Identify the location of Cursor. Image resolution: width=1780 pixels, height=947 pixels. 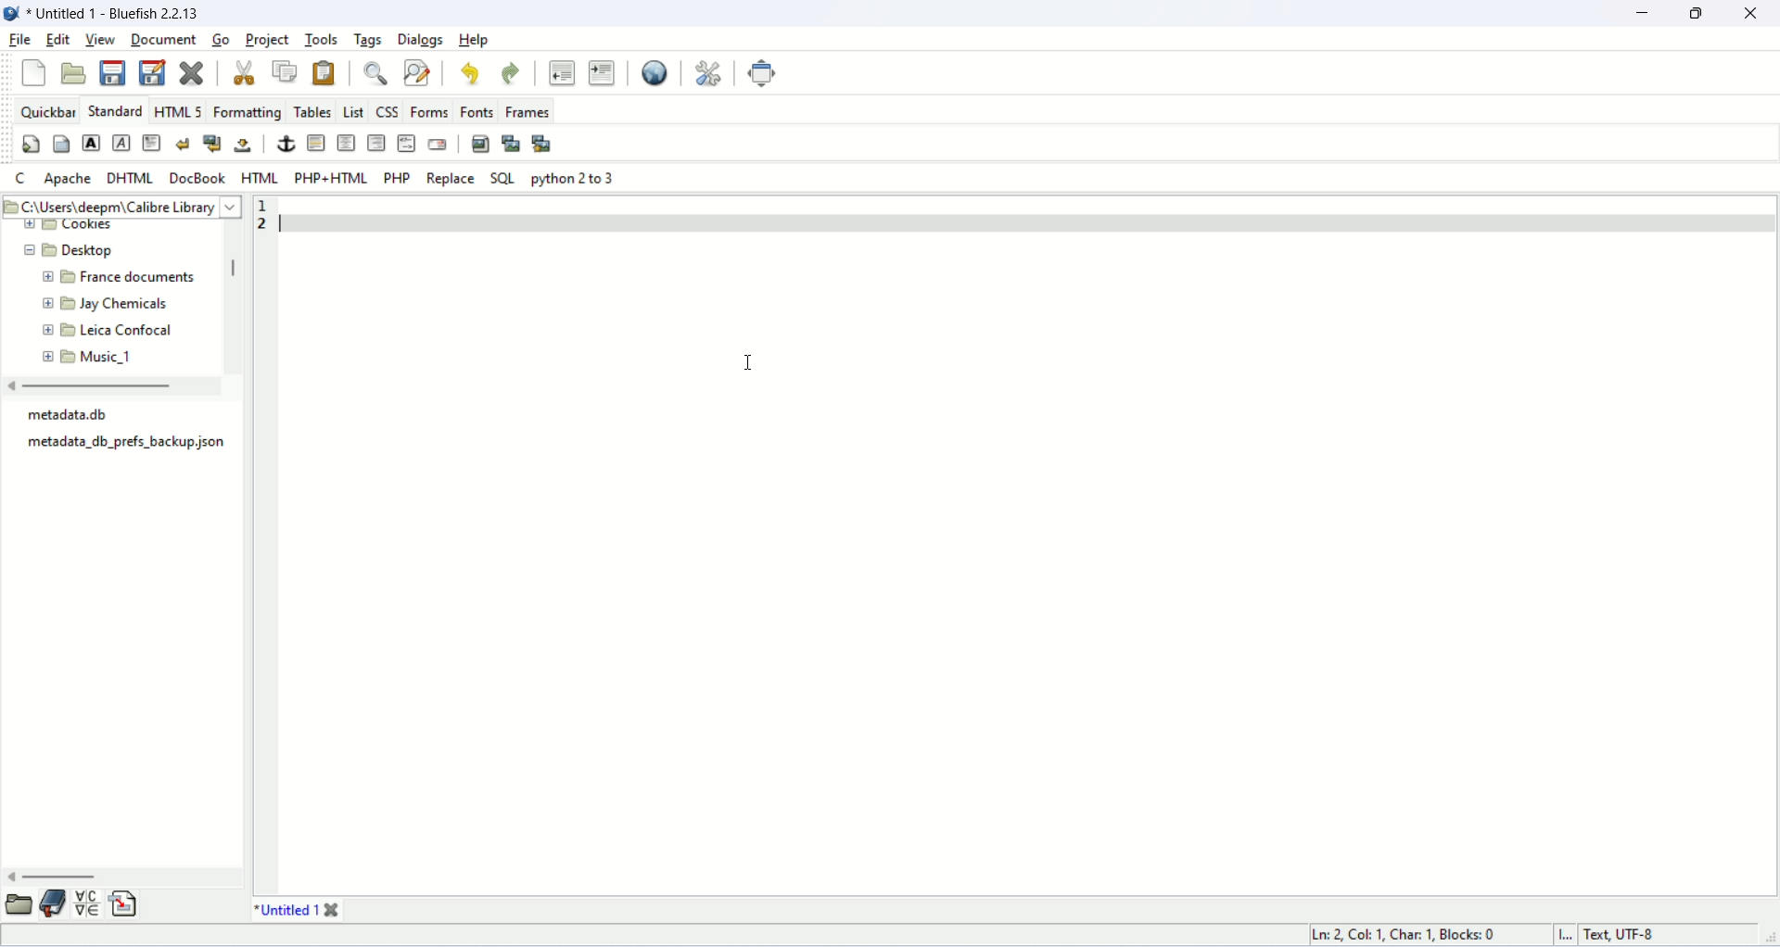
(756, 360).